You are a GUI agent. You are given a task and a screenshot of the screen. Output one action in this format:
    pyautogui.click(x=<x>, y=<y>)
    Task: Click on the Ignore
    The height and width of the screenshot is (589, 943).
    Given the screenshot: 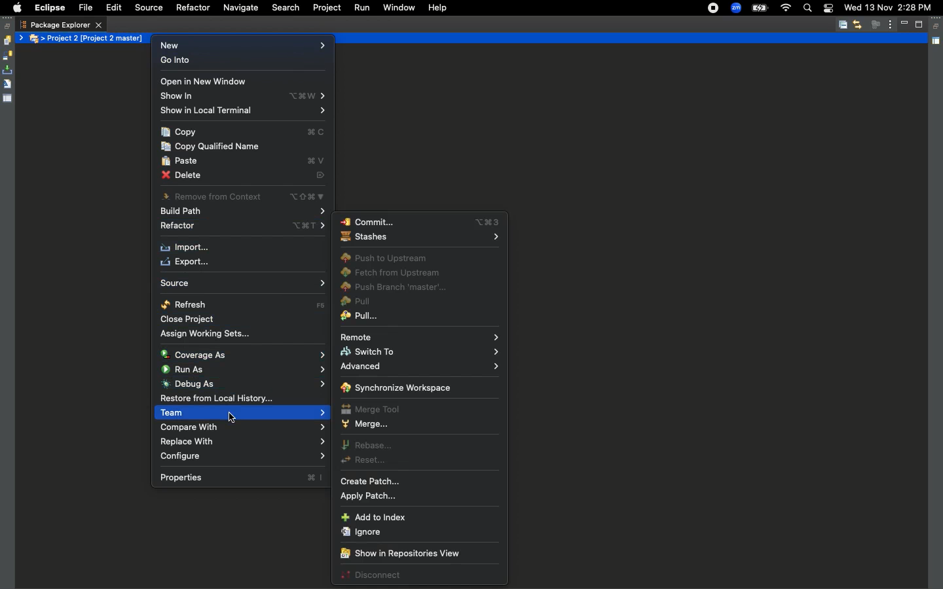 What is the action you would take?
    pyautogui.click(x=361, y=532)
    